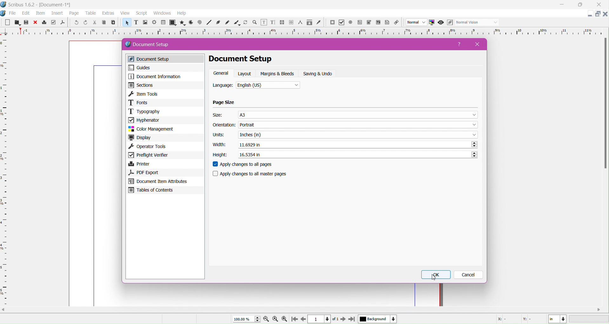 The width and height of the screenshot is (609, 324). What do you see at coordinates (4, 13) in the screenshot?
I see `app icon` at bounding box center [4, 13].